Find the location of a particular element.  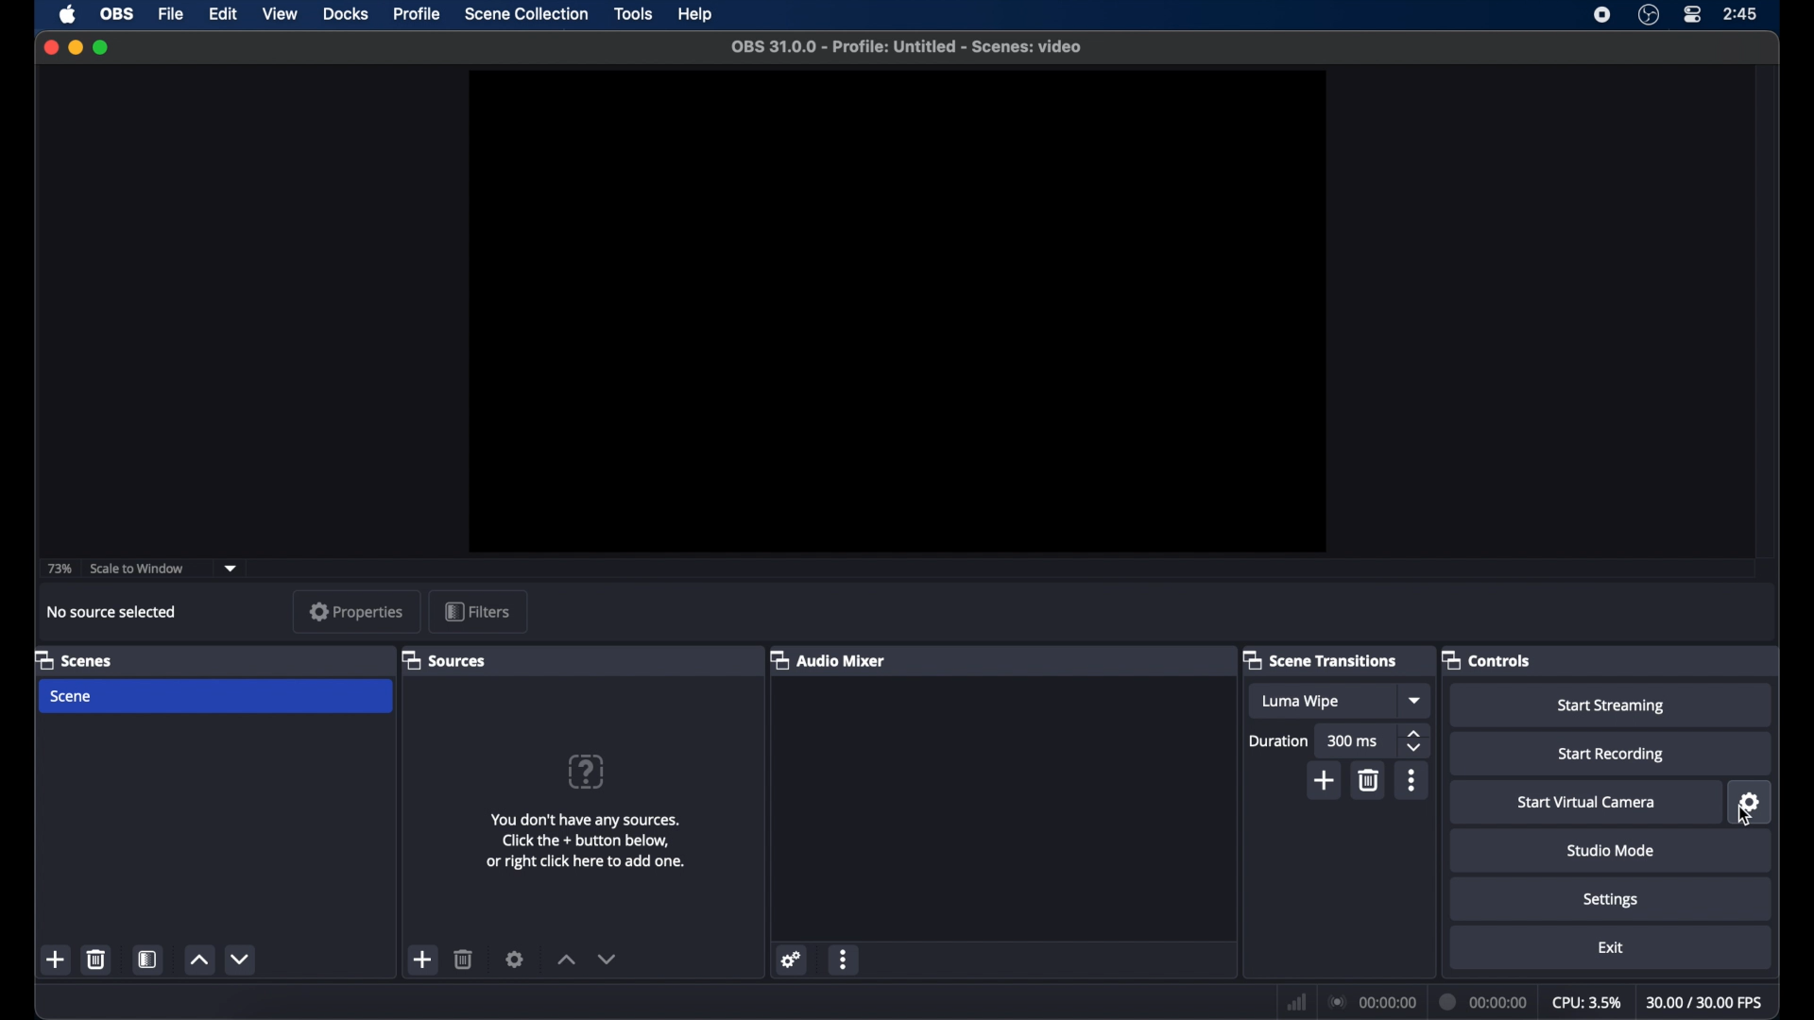

tools is located at coordinates (635, 14).